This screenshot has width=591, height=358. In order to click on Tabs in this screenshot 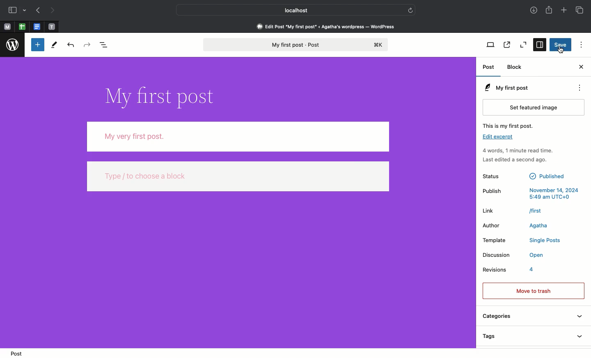, I will do `click(579, 10)`.